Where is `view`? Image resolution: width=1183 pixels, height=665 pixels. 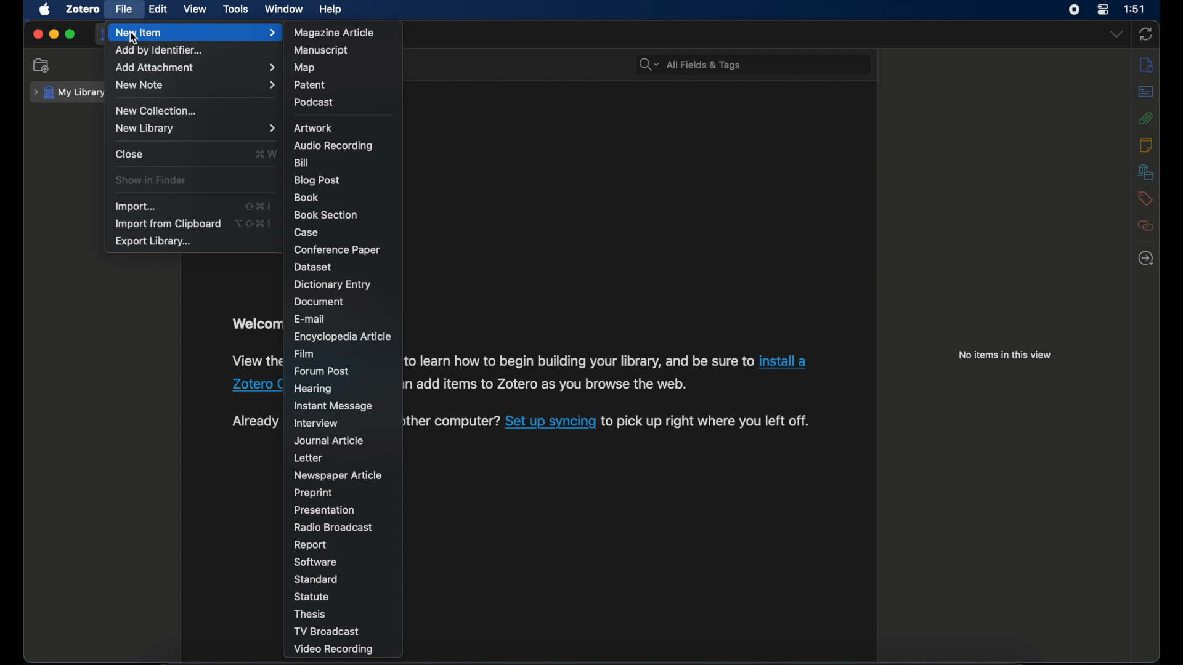 view is located at coordinates (195, 9).